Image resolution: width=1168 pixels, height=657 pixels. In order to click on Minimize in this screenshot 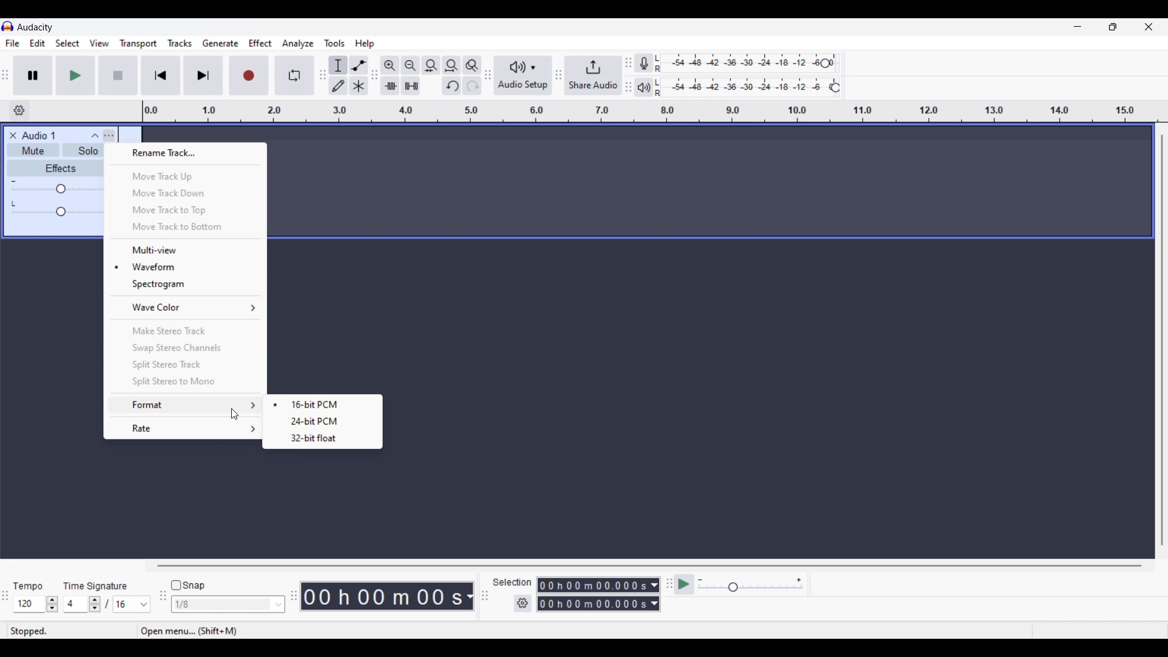, I will do `click(1077, 27)`.